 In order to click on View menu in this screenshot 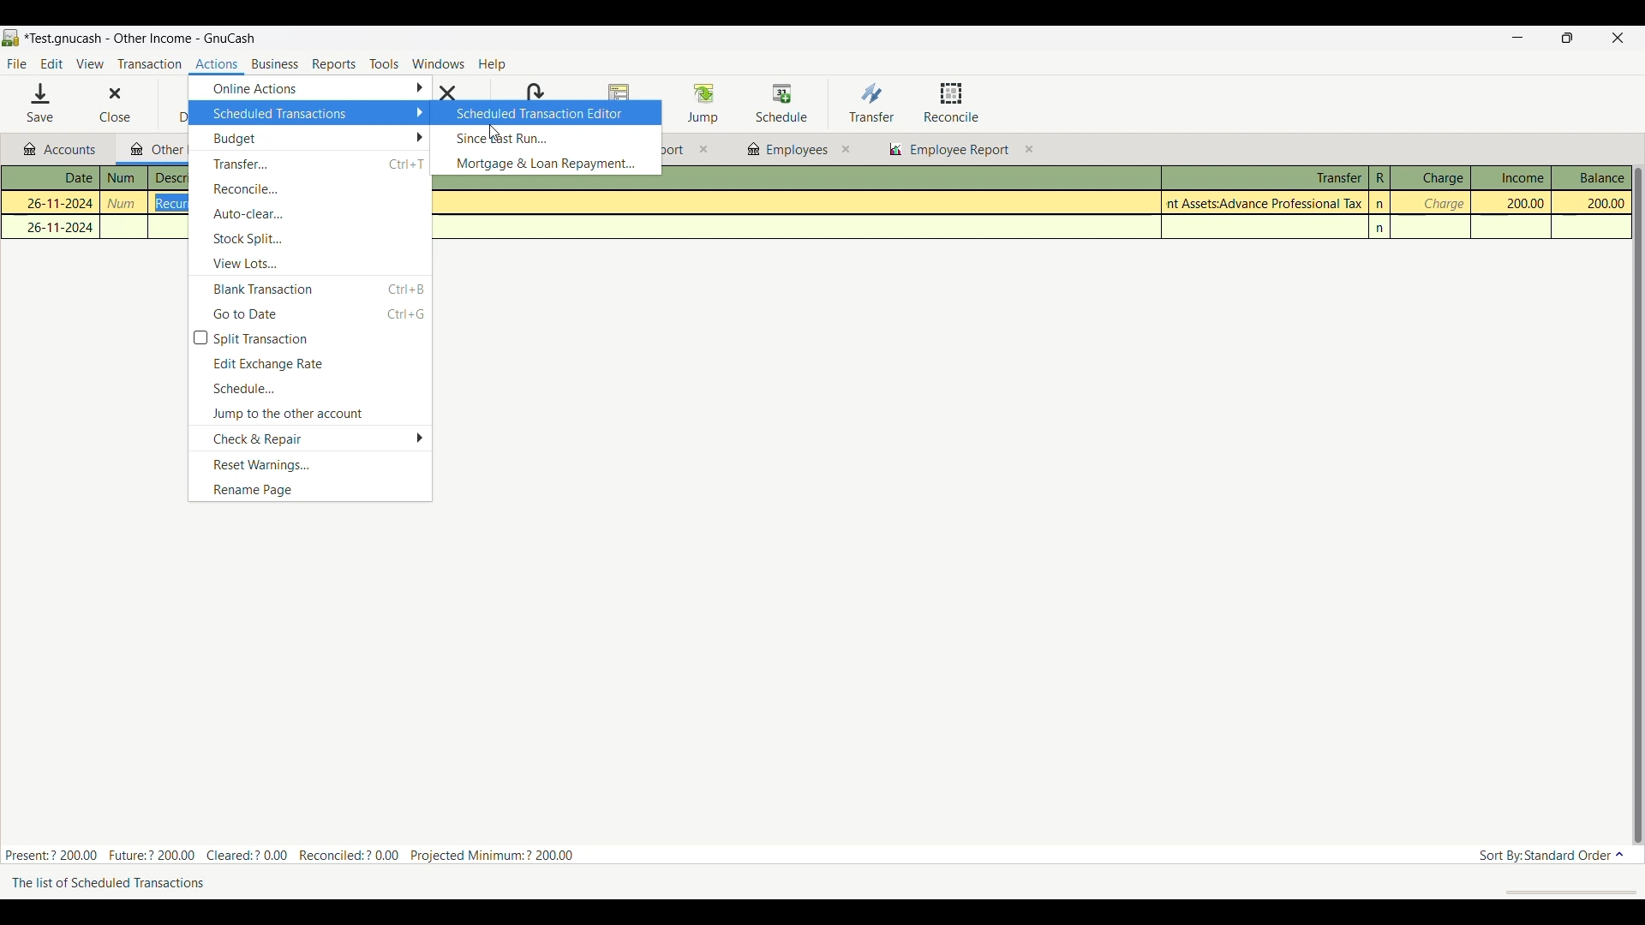, I will do `click(89, 64)`.